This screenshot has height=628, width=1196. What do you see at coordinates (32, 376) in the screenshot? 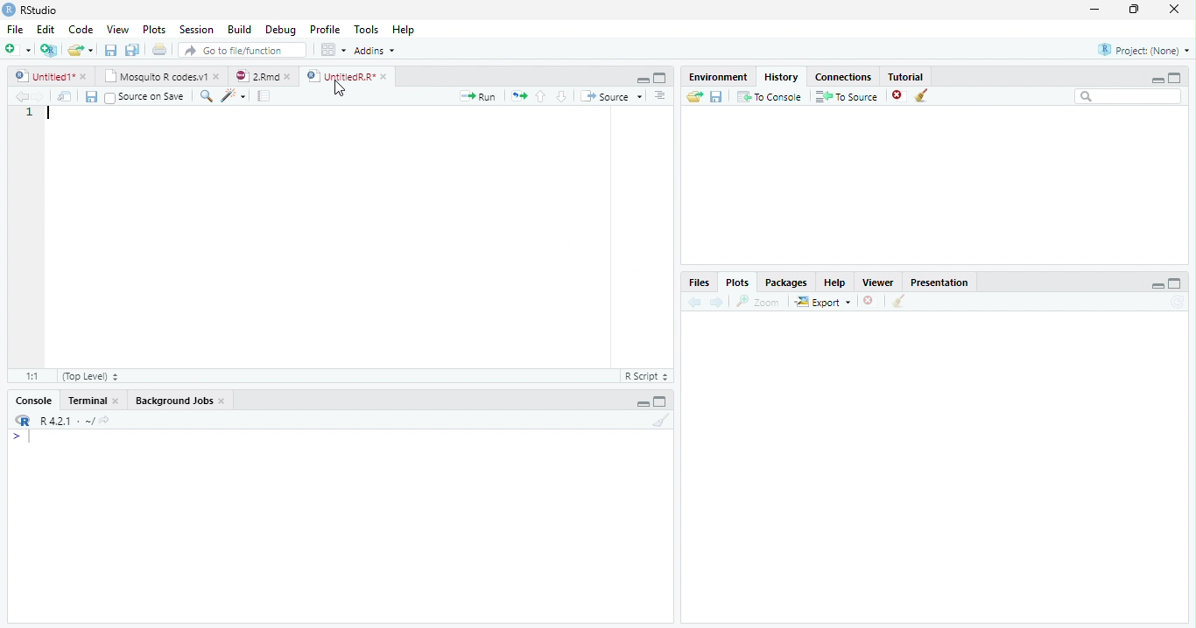
I see `1:1` at bounding box center [32, 376].